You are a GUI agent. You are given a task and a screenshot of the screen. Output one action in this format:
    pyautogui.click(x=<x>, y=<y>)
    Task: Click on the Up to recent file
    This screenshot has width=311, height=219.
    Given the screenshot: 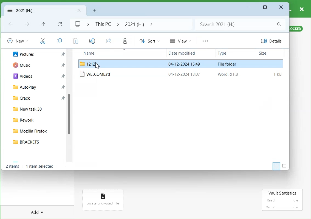 What is the action you would take?
    pyautogui.click(x=43, y=24)
    